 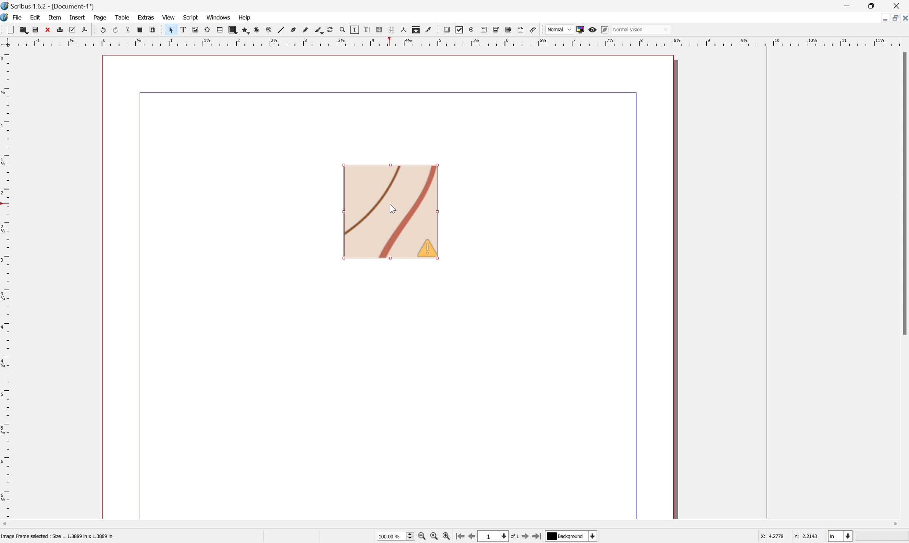 I want to click on Edit, so click(x=34, y=17).